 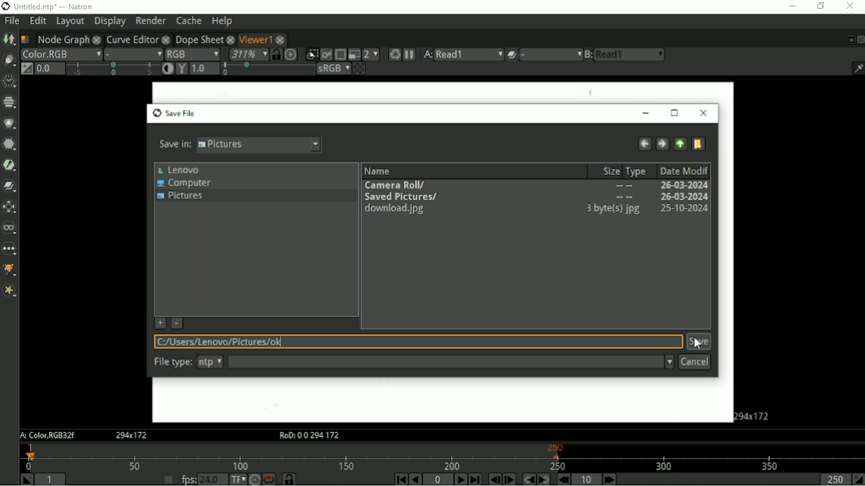 I want to click on Scale down rendered image, so click(x=372, y=54).